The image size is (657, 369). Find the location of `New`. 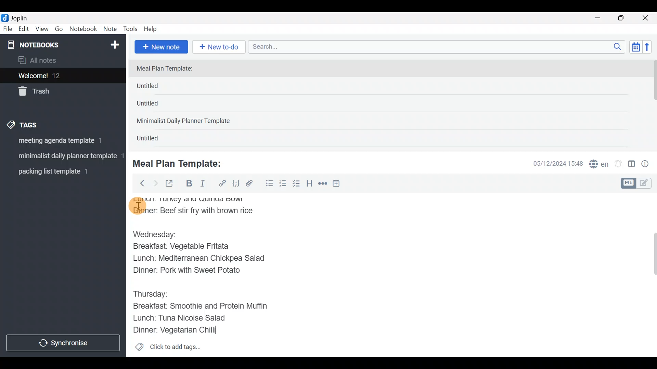

New is located at coordinates (114, 43).